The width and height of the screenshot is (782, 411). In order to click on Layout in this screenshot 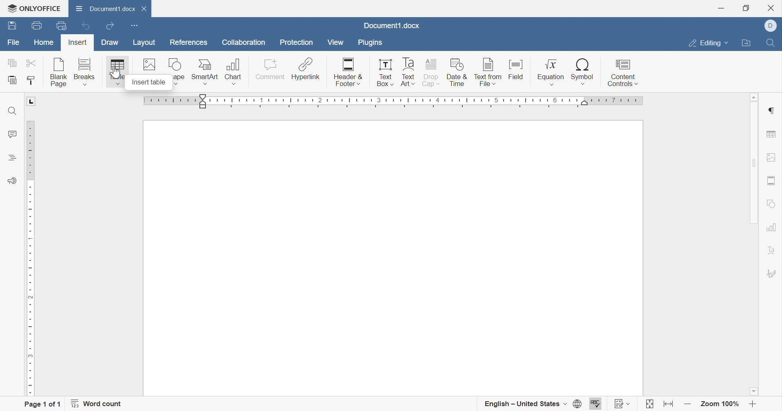, I will do `click(146, 42)`.